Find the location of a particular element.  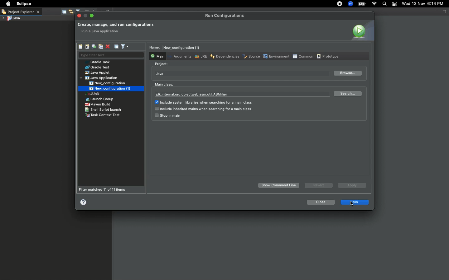

Java applet is located at coordinates (98, 73).